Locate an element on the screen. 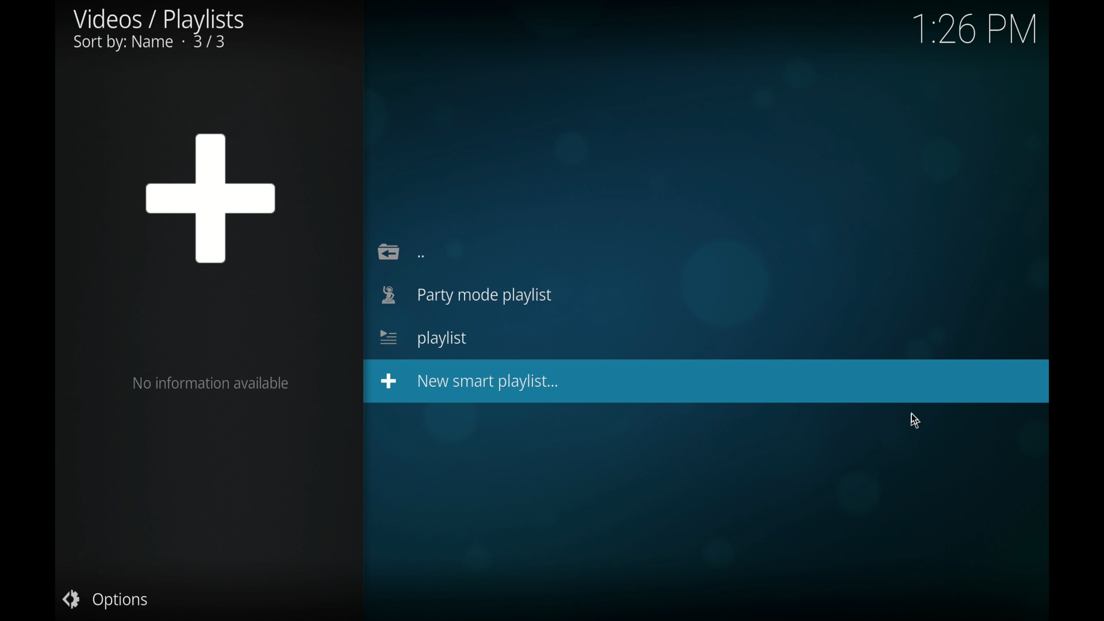 Image resolution: width=1104 pixels, height=621 pixels. options is located at coordinates (105, 599).